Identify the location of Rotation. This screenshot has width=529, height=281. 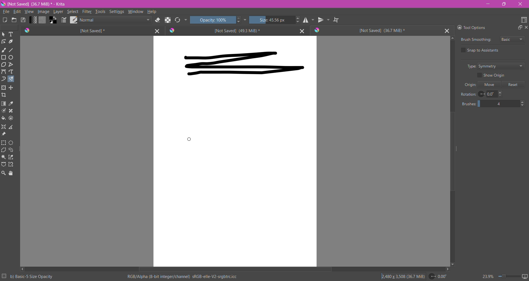
(468, 94).